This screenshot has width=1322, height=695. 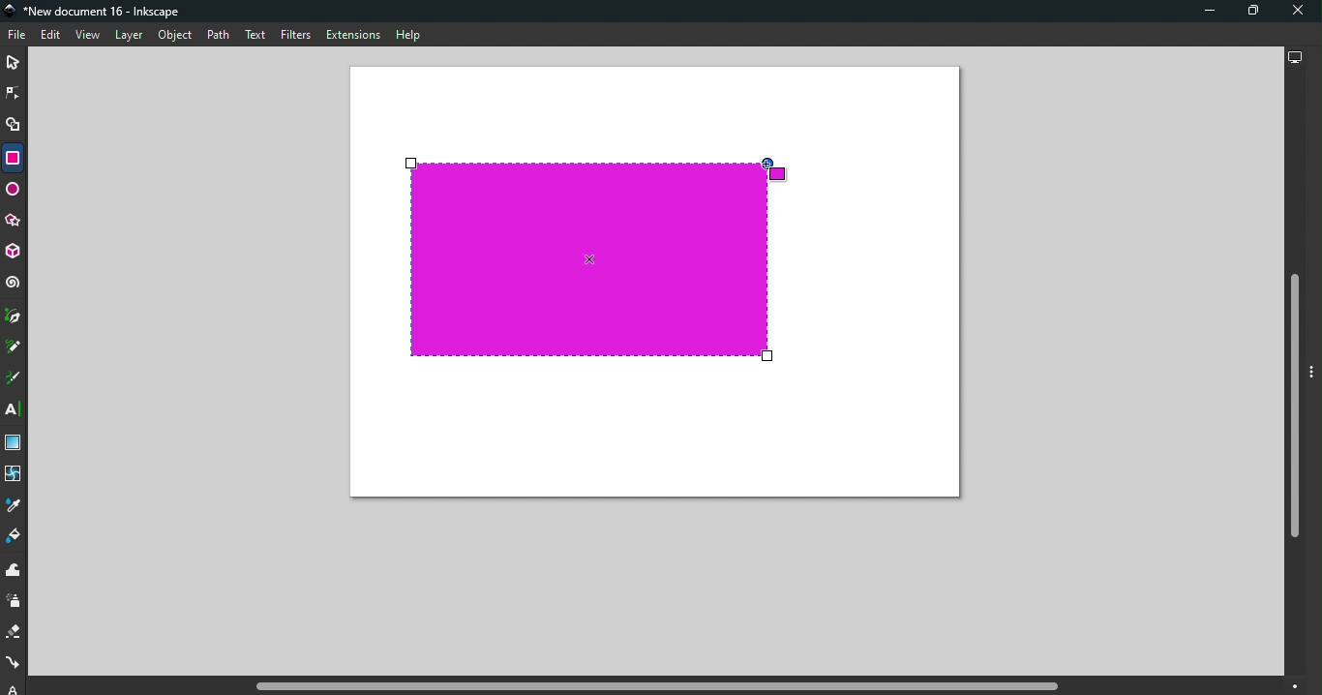 I want to click on Toggle command panel, so click(x=1314, y=374).